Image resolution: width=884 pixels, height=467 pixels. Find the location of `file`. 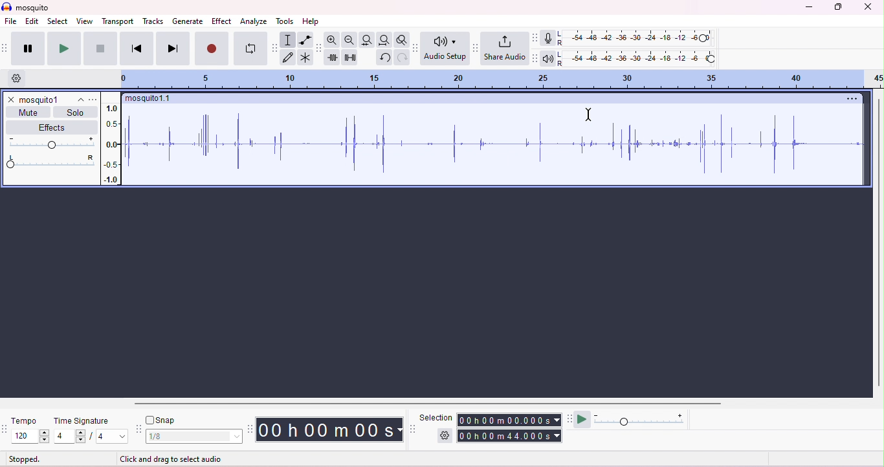

file is located at coordinates (11, 22).